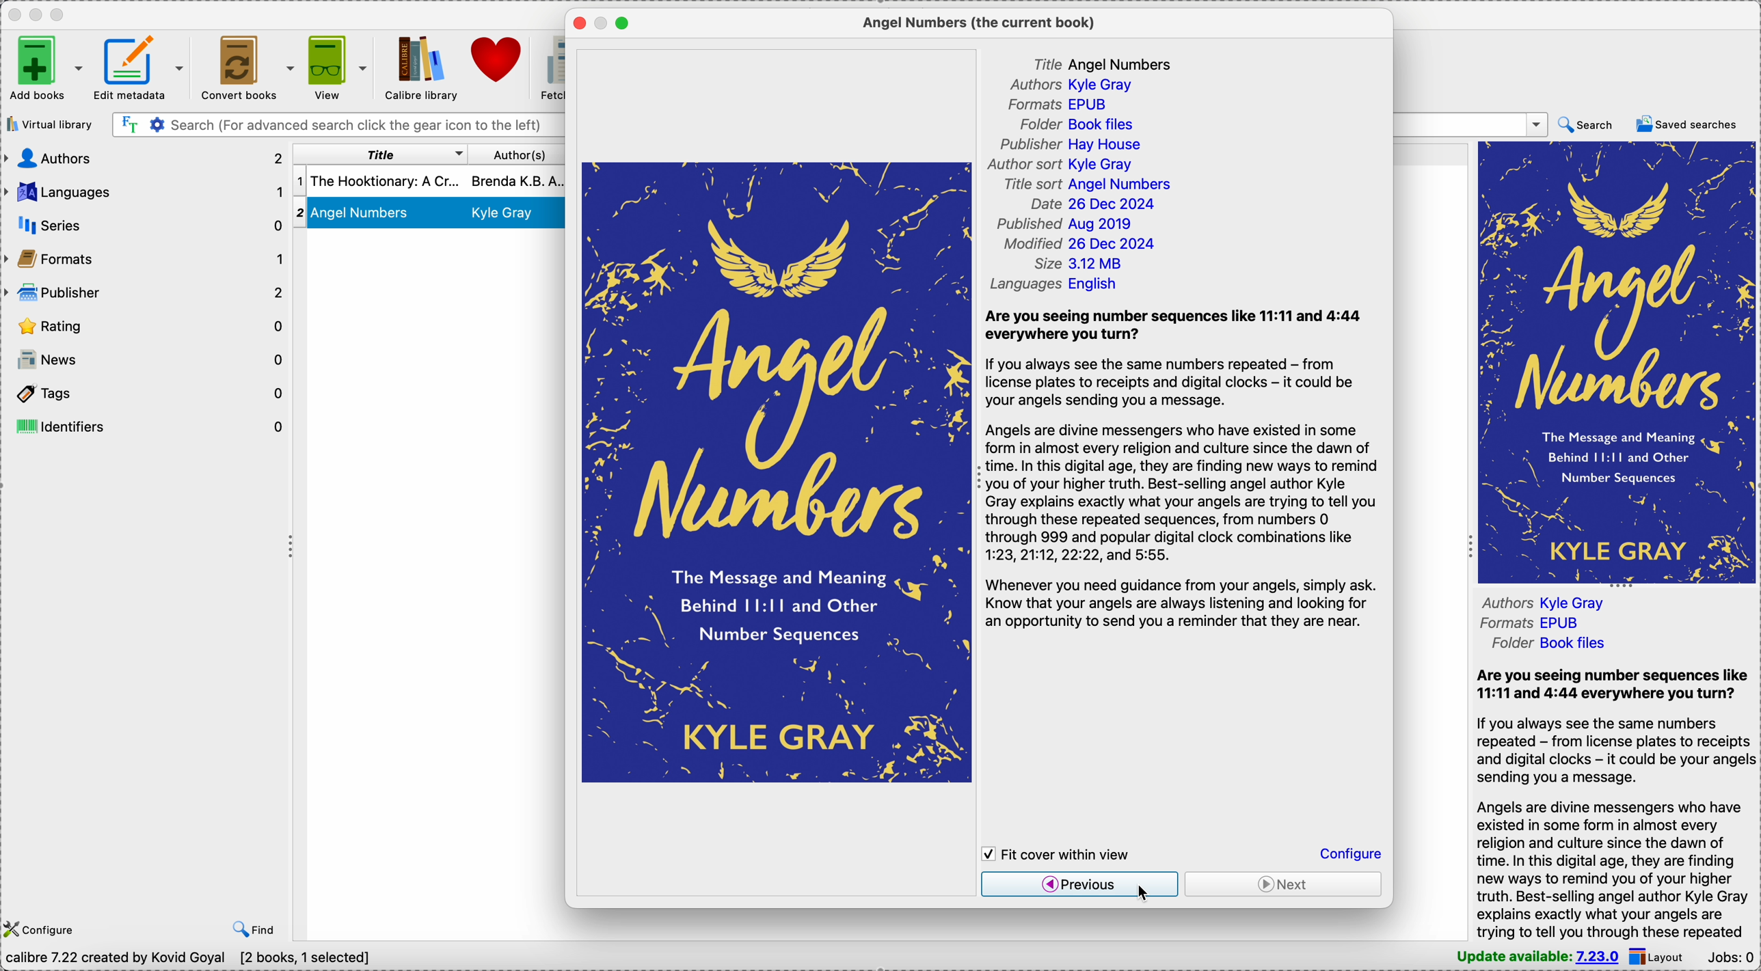 The height and width of the screenshot is (971, 1761). I want to click on tags, so click(146, 389).